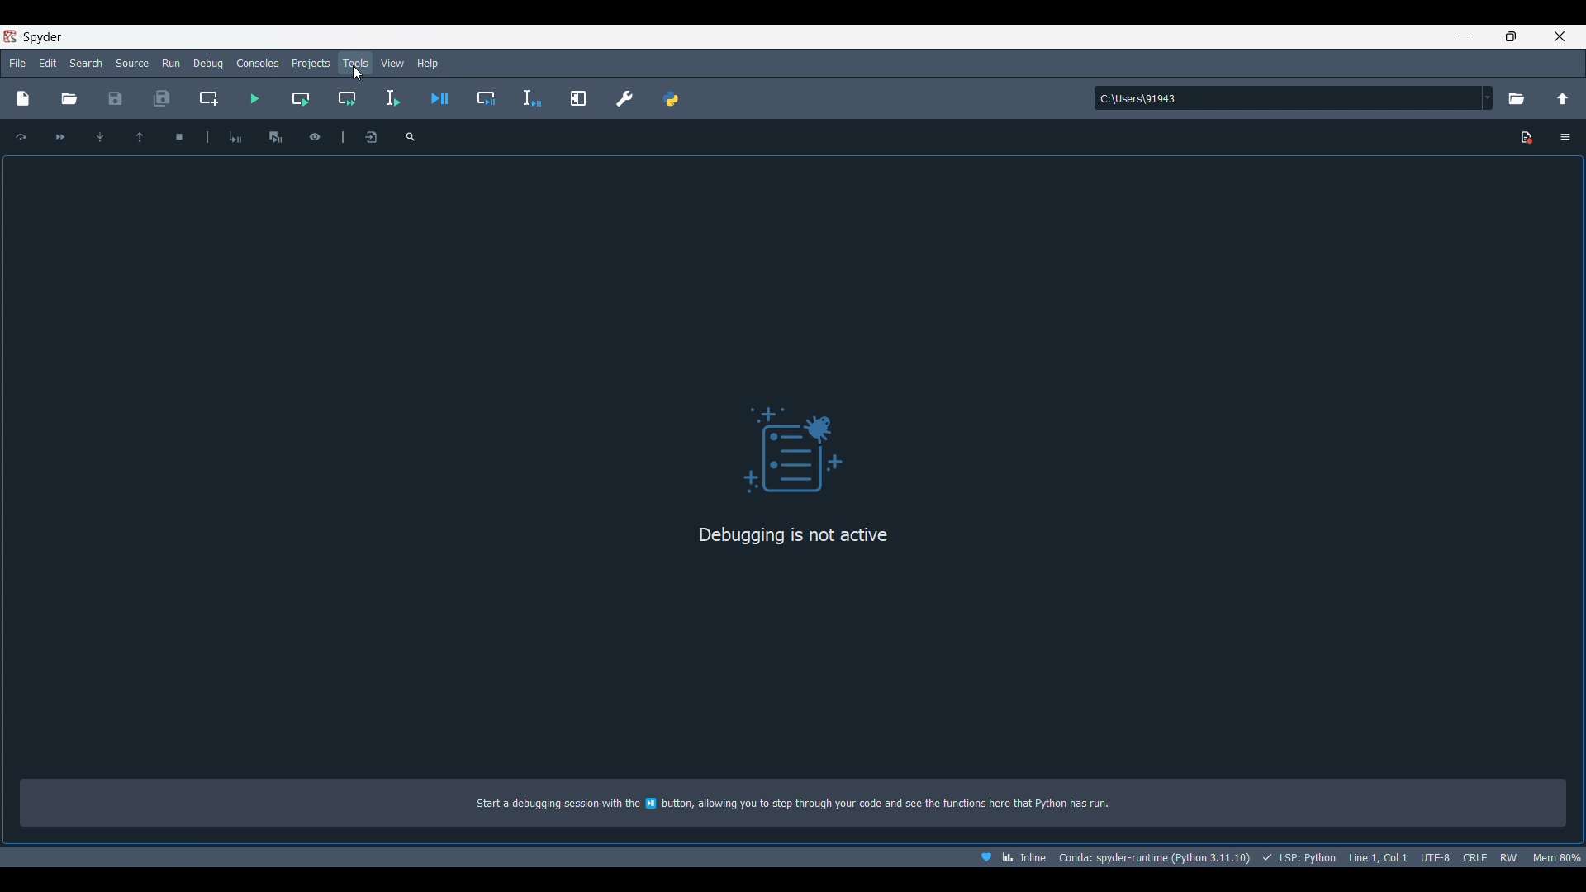  I want to click on Software logo and name, so click(34, 36).